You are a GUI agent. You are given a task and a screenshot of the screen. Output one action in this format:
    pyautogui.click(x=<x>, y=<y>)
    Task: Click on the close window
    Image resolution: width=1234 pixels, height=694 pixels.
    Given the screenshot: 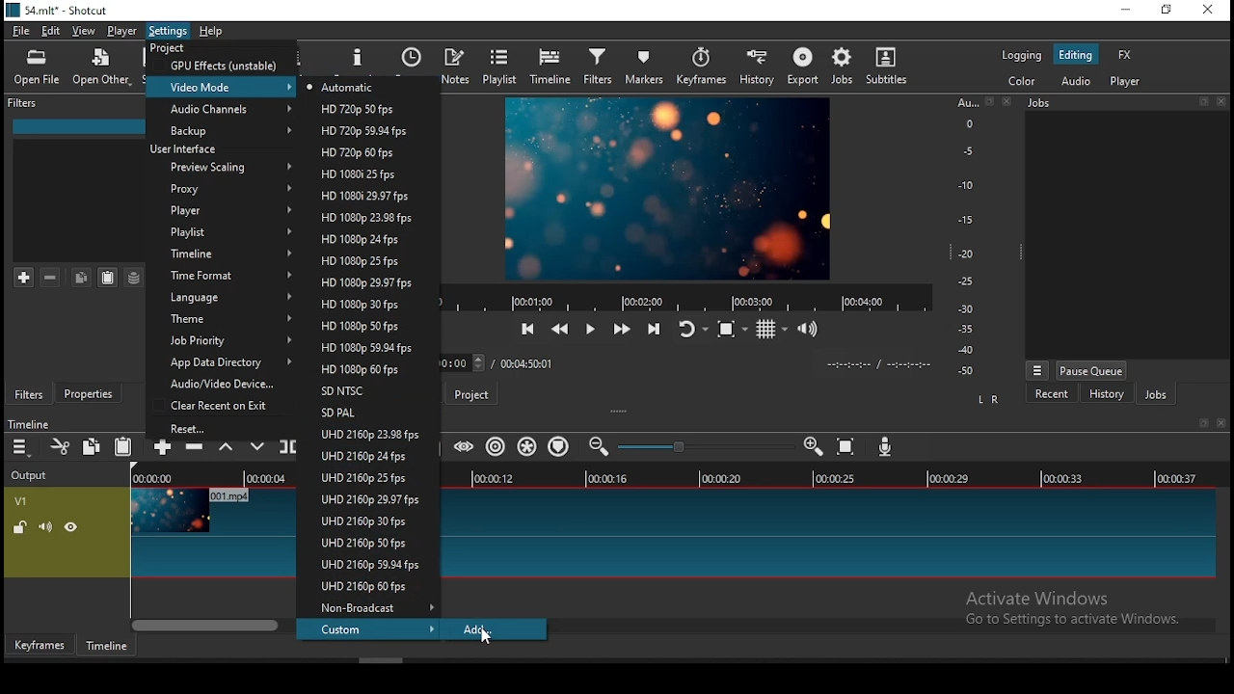 What is the action you would take?
    pyautogui.click(x=1207, y=11)
    